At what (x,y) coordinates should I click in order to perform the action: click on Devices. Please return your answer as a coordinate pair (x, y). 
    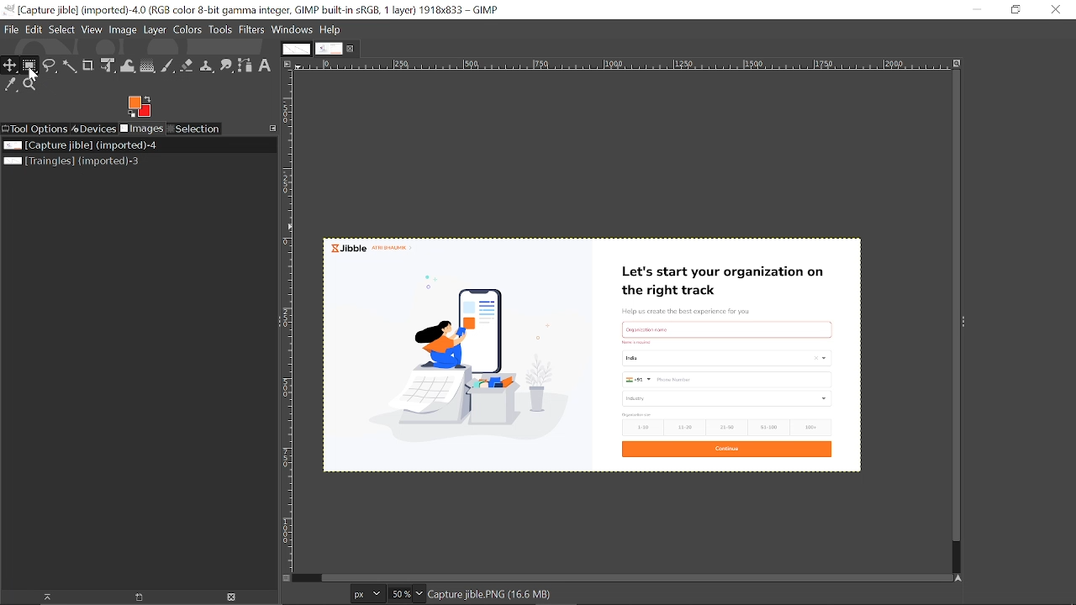
    Looking at the image, I should click on (97, 128).